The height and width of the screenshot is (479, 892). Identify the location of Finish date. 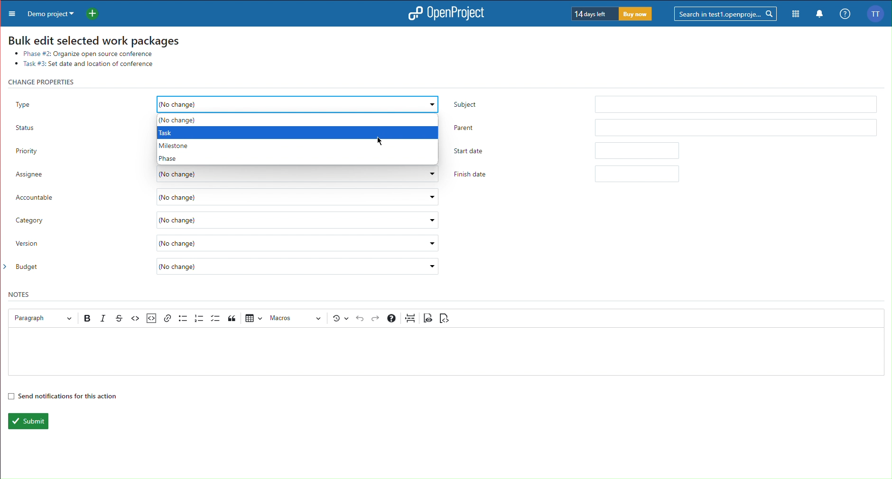
(569, 174).